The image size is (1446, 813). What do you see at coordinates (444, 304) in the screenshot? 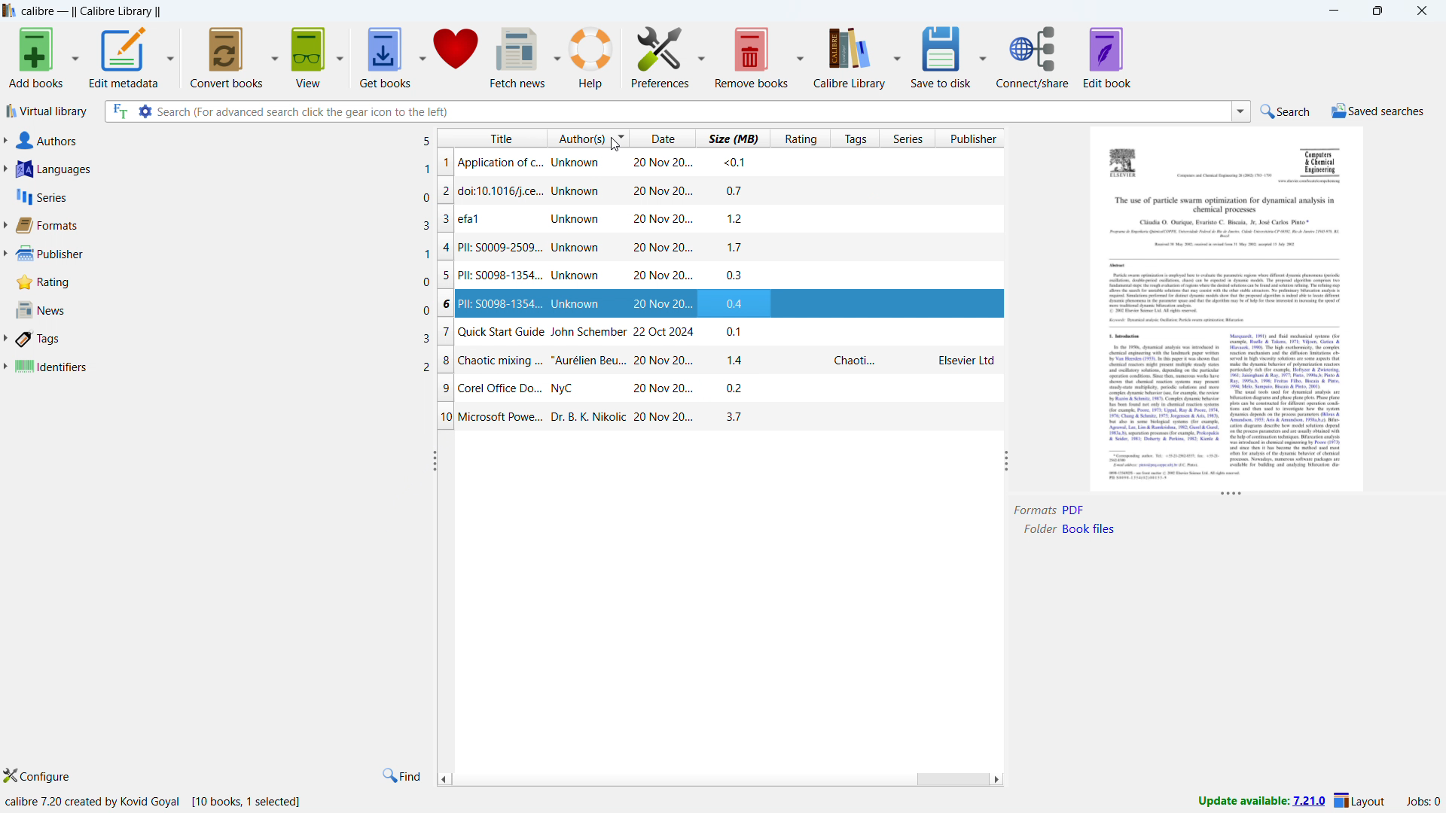
I see `6` at bounding box center [444, 304].